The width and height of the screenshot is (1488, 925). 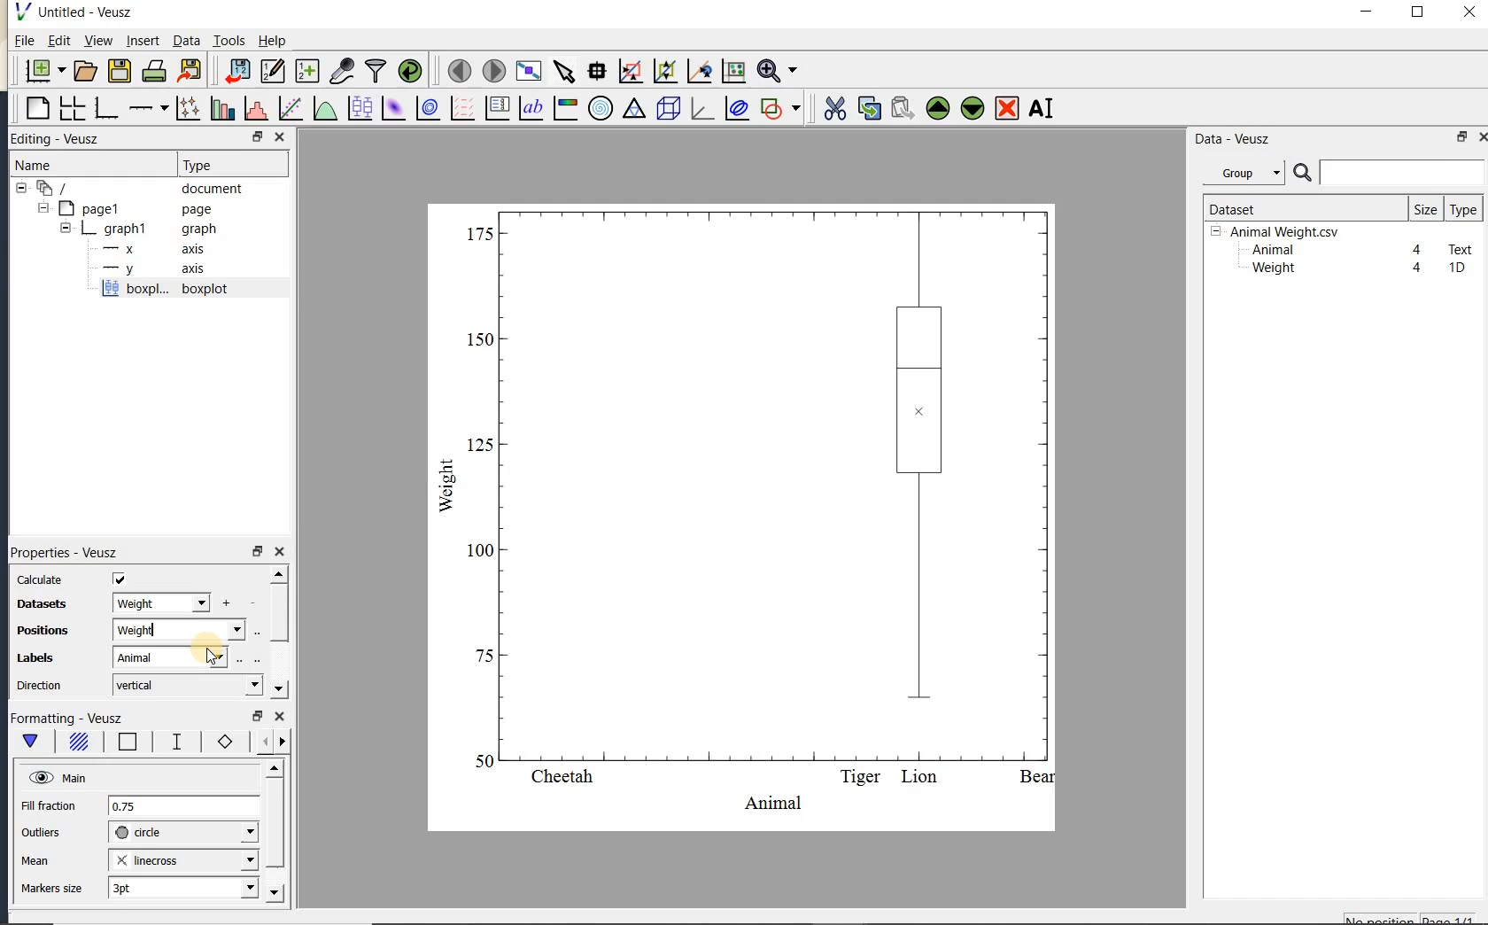 What do you see at coordinates (52, 165) in the screenshot?
I see `Name` at bounding box center [52, 165].